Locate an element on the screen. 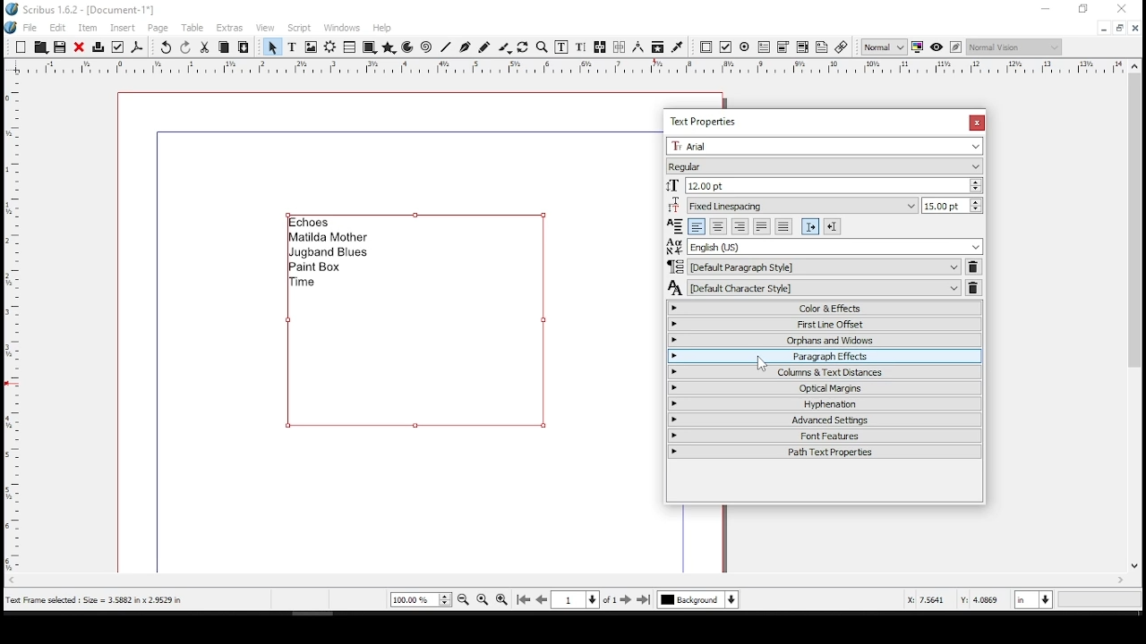 Image resolution: width=1146 pixels, height=644 pixels. arc is located at coordinates (408, 47).